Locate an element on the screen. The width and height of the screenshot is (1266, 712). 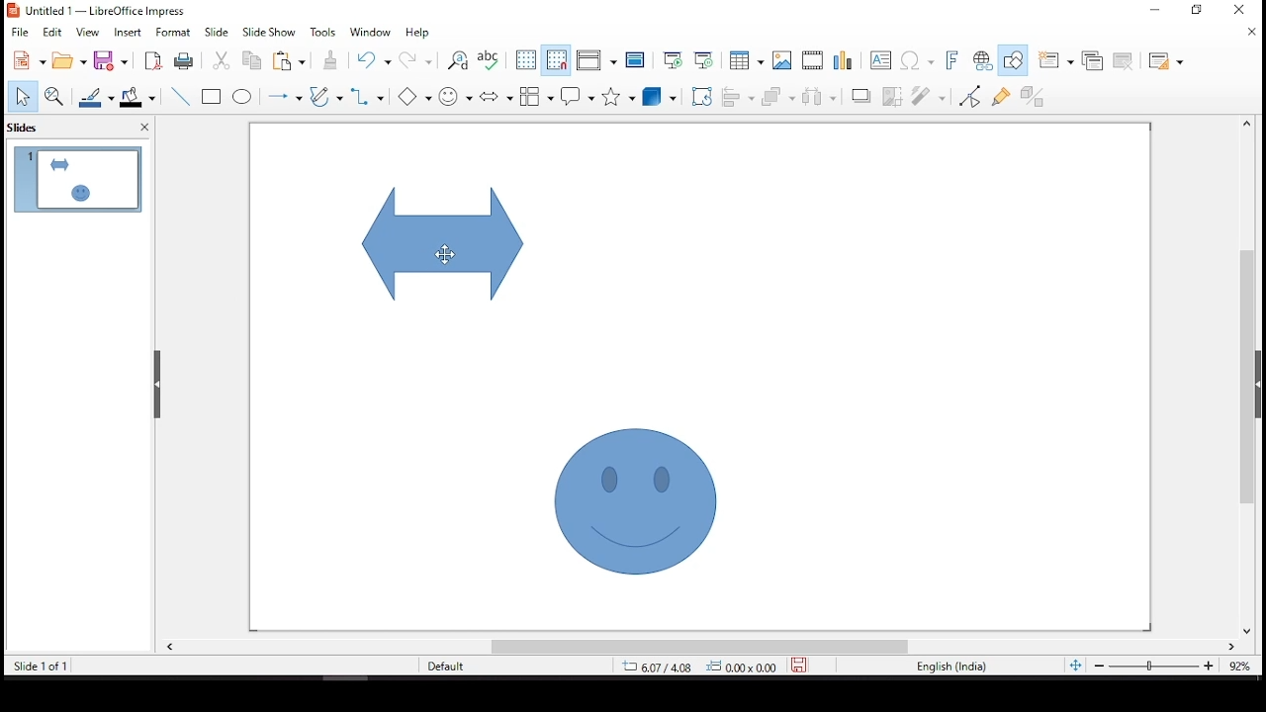
display views is located at coordinates (596, 60).